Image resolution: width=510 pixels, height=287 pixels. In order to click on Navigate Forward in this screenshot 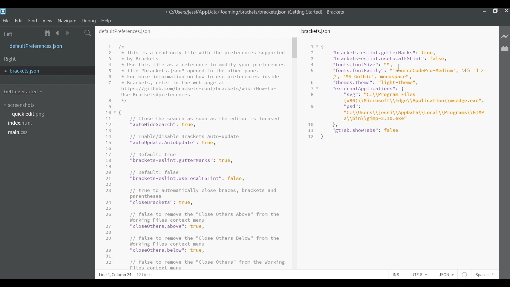, I will do `click(67, 33)`.